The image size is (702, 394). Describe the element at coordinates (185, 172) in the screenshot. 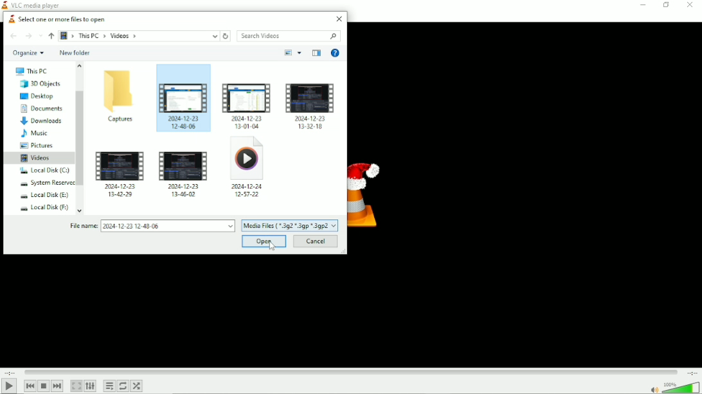

I see `video` at that location.